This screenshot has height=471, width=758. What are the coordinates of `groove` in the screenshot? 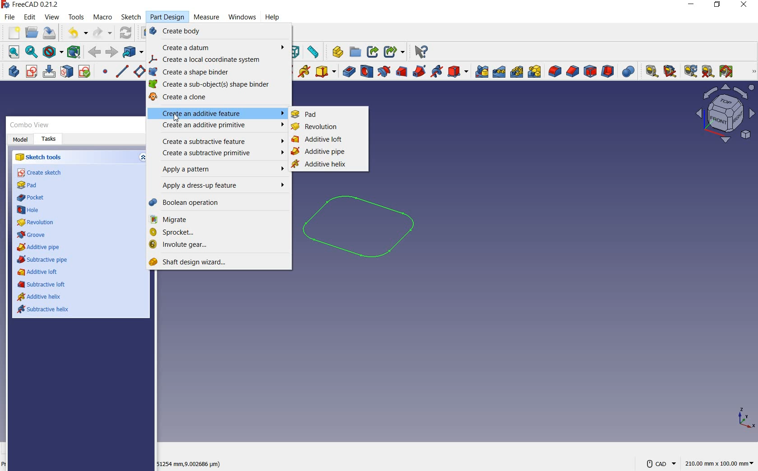 It's located at (32, 234).